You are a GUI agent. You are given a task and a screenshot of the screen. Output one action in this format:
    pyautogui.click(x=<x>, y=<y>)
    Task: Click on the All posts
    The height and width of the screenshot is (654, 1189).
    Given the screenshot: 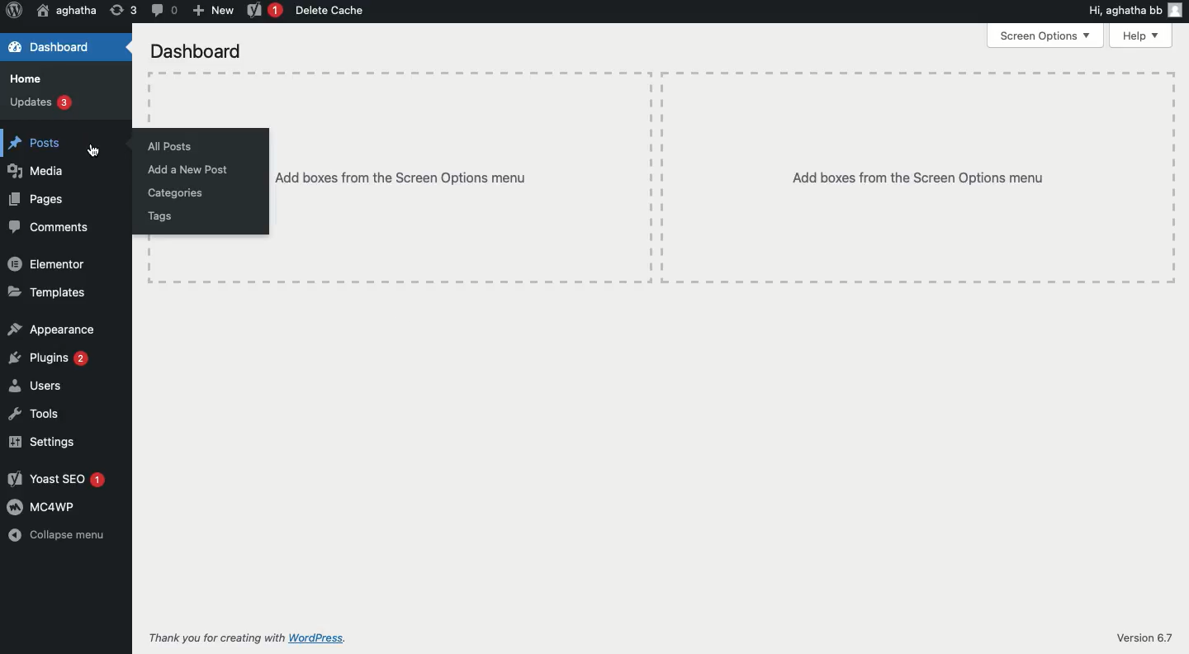 What is the action you would take?
    pyautogui.click(x=163, y=146)
    